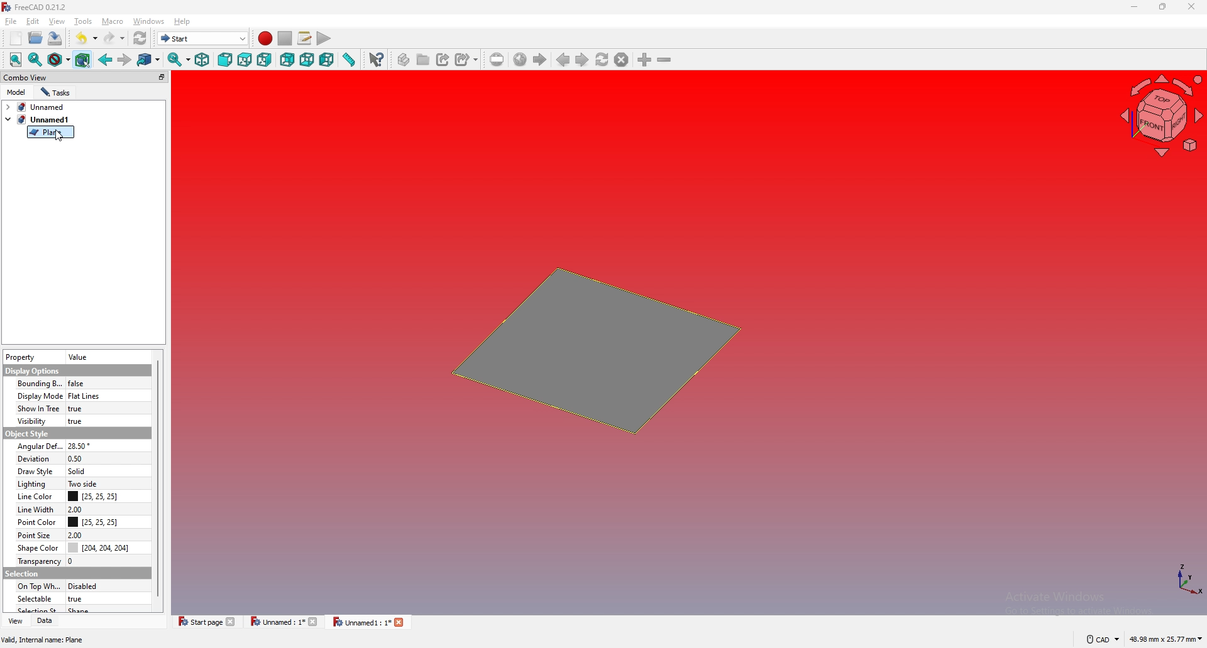 The height and width of the screenshot is (648, 1207). I want to click on display options, so click(32, 371).